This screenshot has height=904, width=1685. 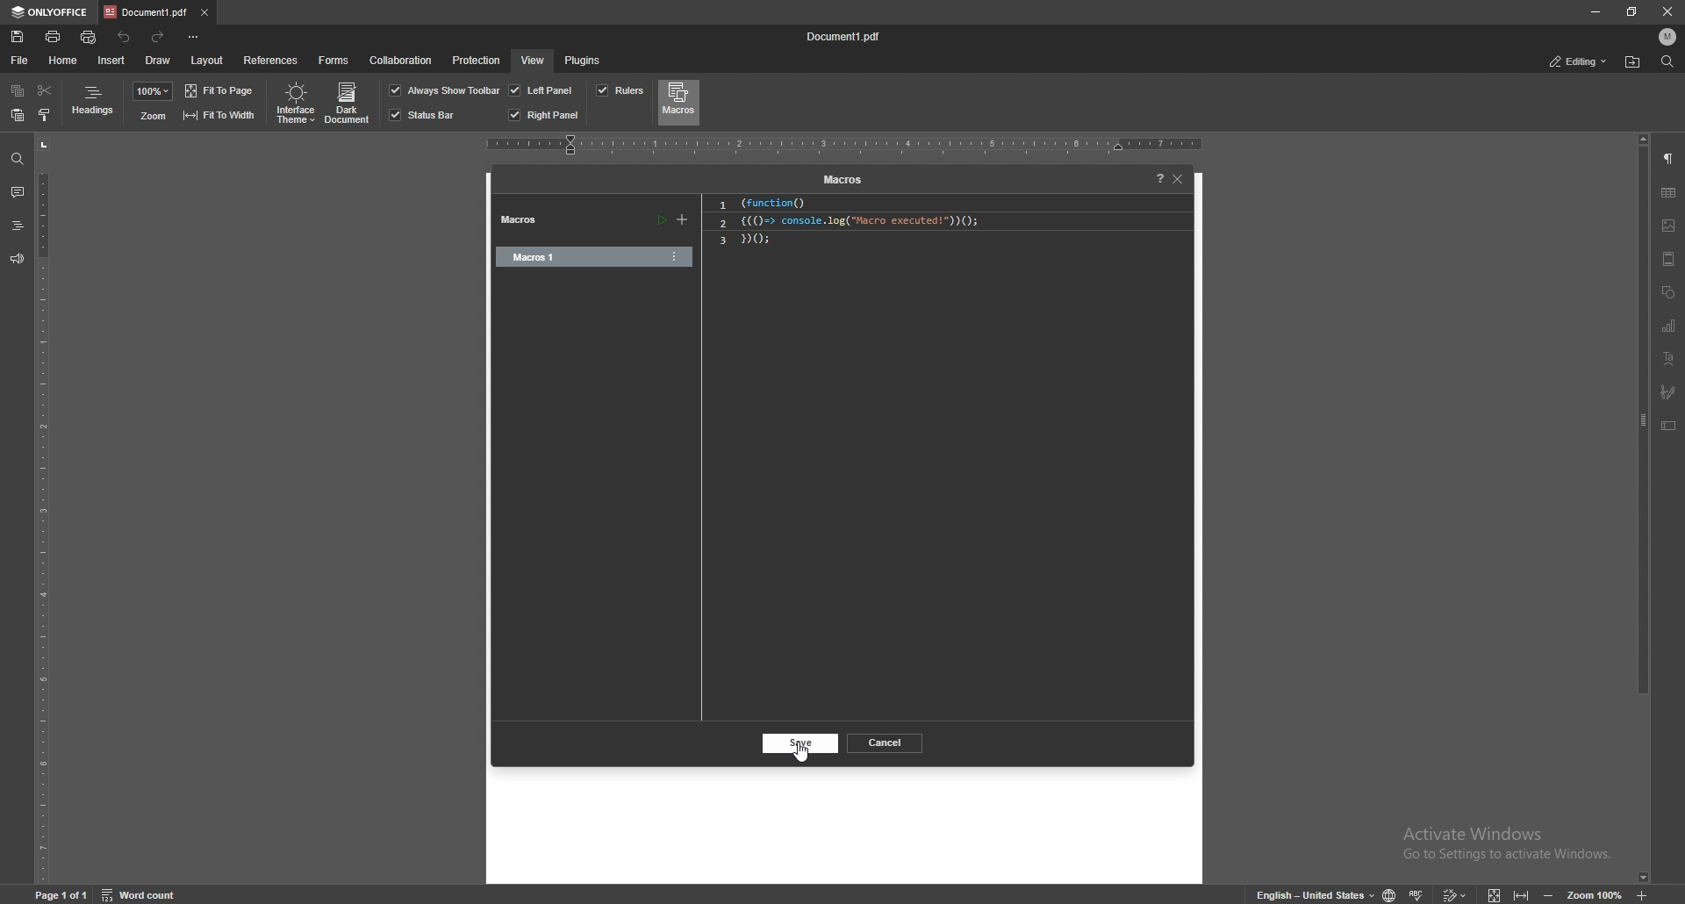 What do you see at coordinates (1668, 326) in the screenshot?
I see `chart` at bounding box center [1668, 326].